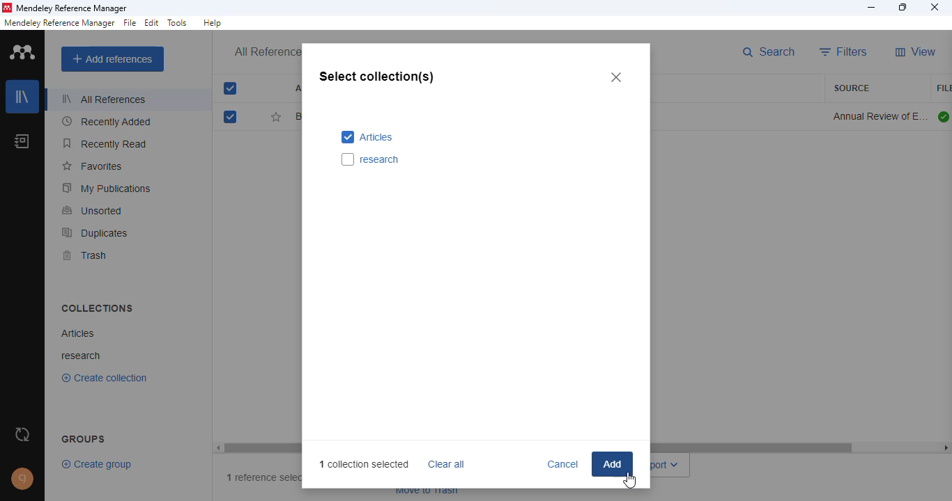  What do you see at coordinates (98, 308) in the screenshot?
I see `collections` at bounding box center [98, 308].